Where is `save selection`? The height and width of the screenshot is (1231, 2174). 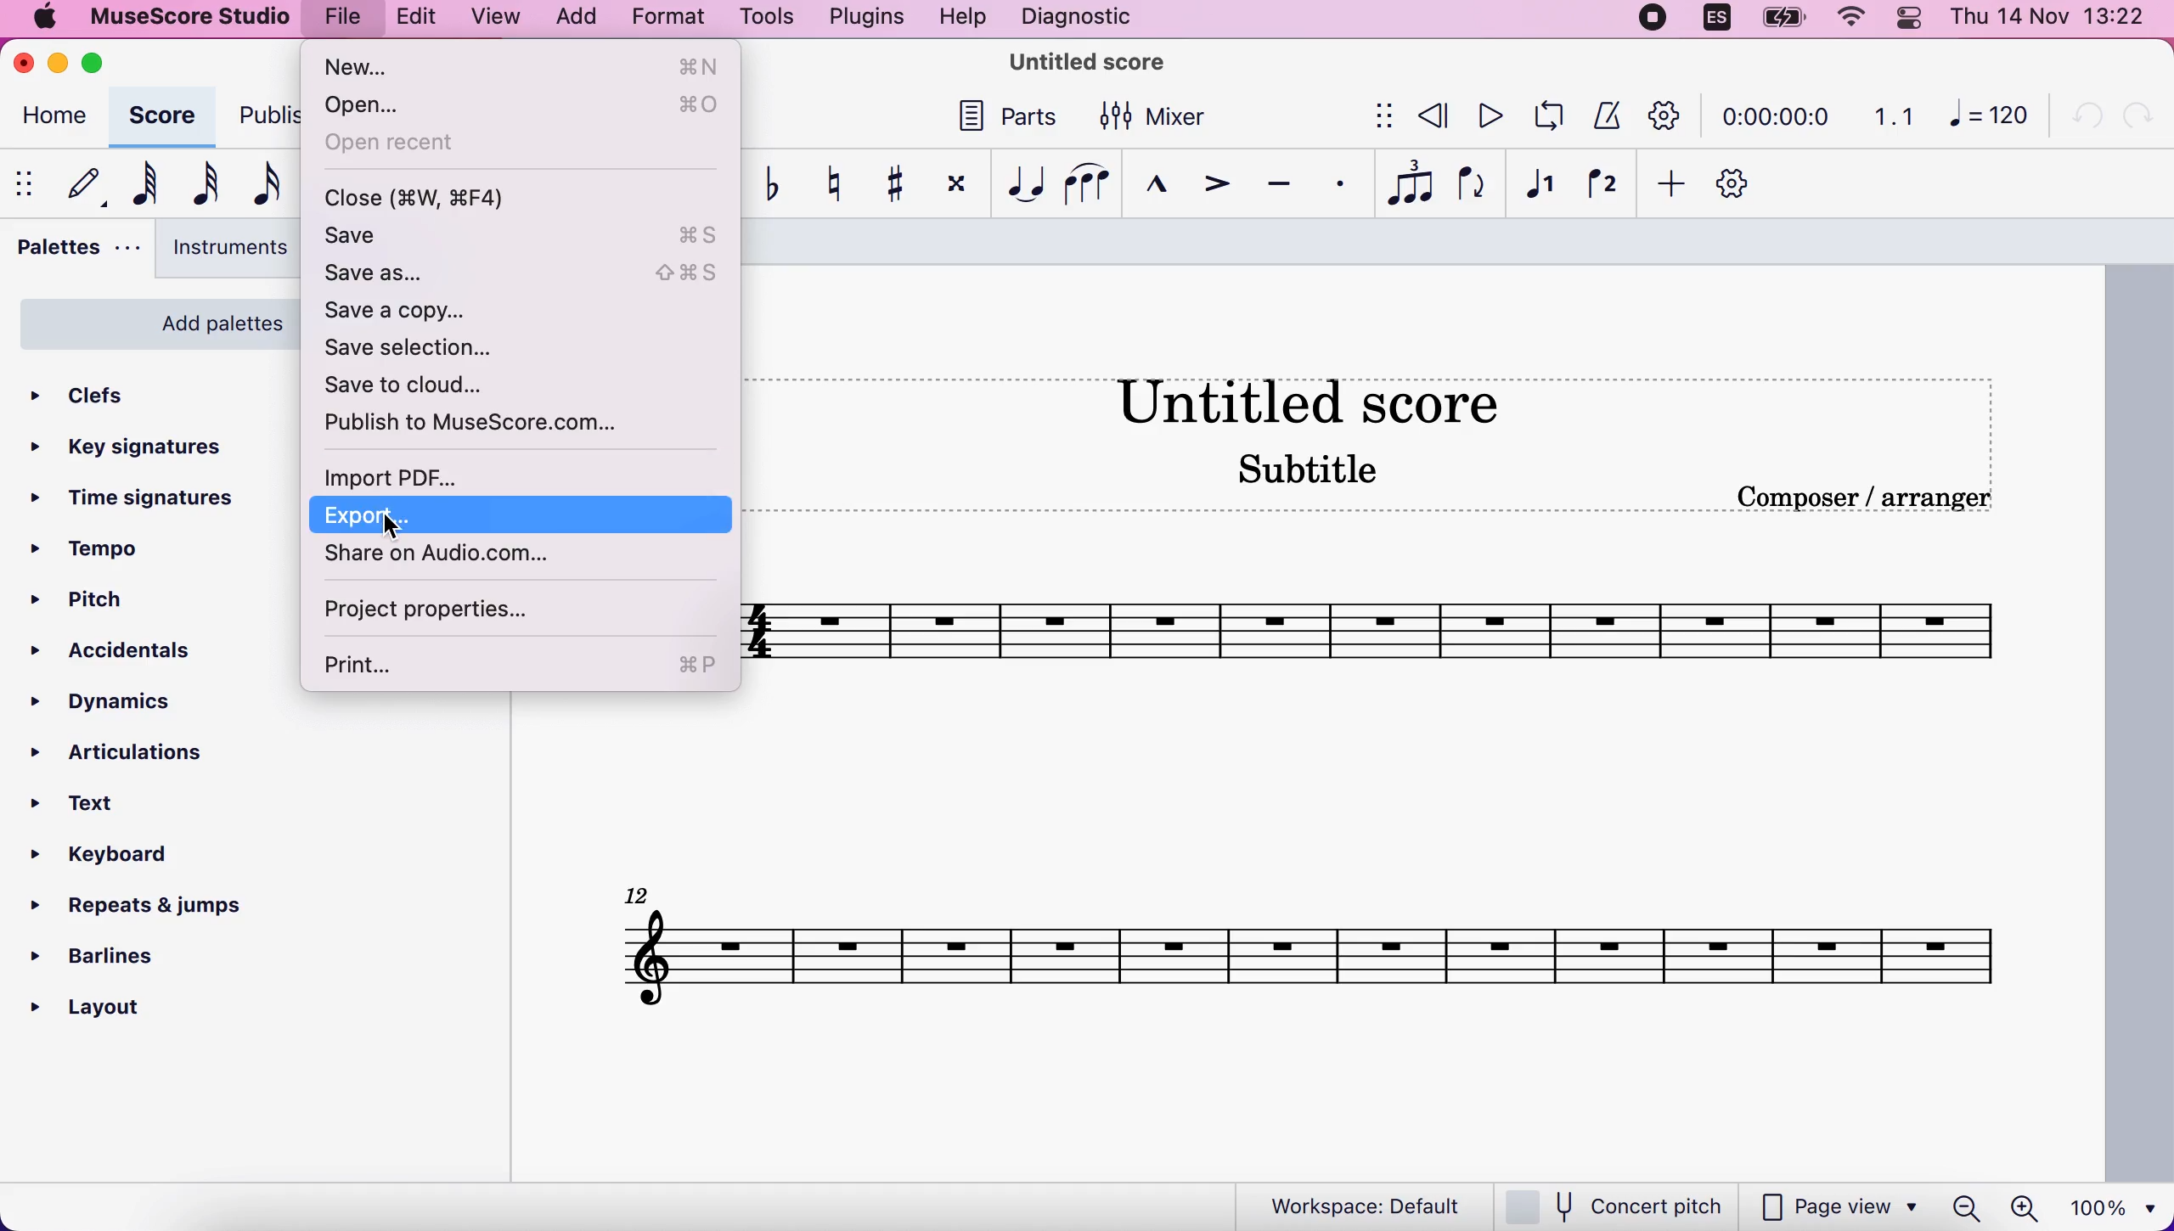 save selection is located at coordinates (436, 350).